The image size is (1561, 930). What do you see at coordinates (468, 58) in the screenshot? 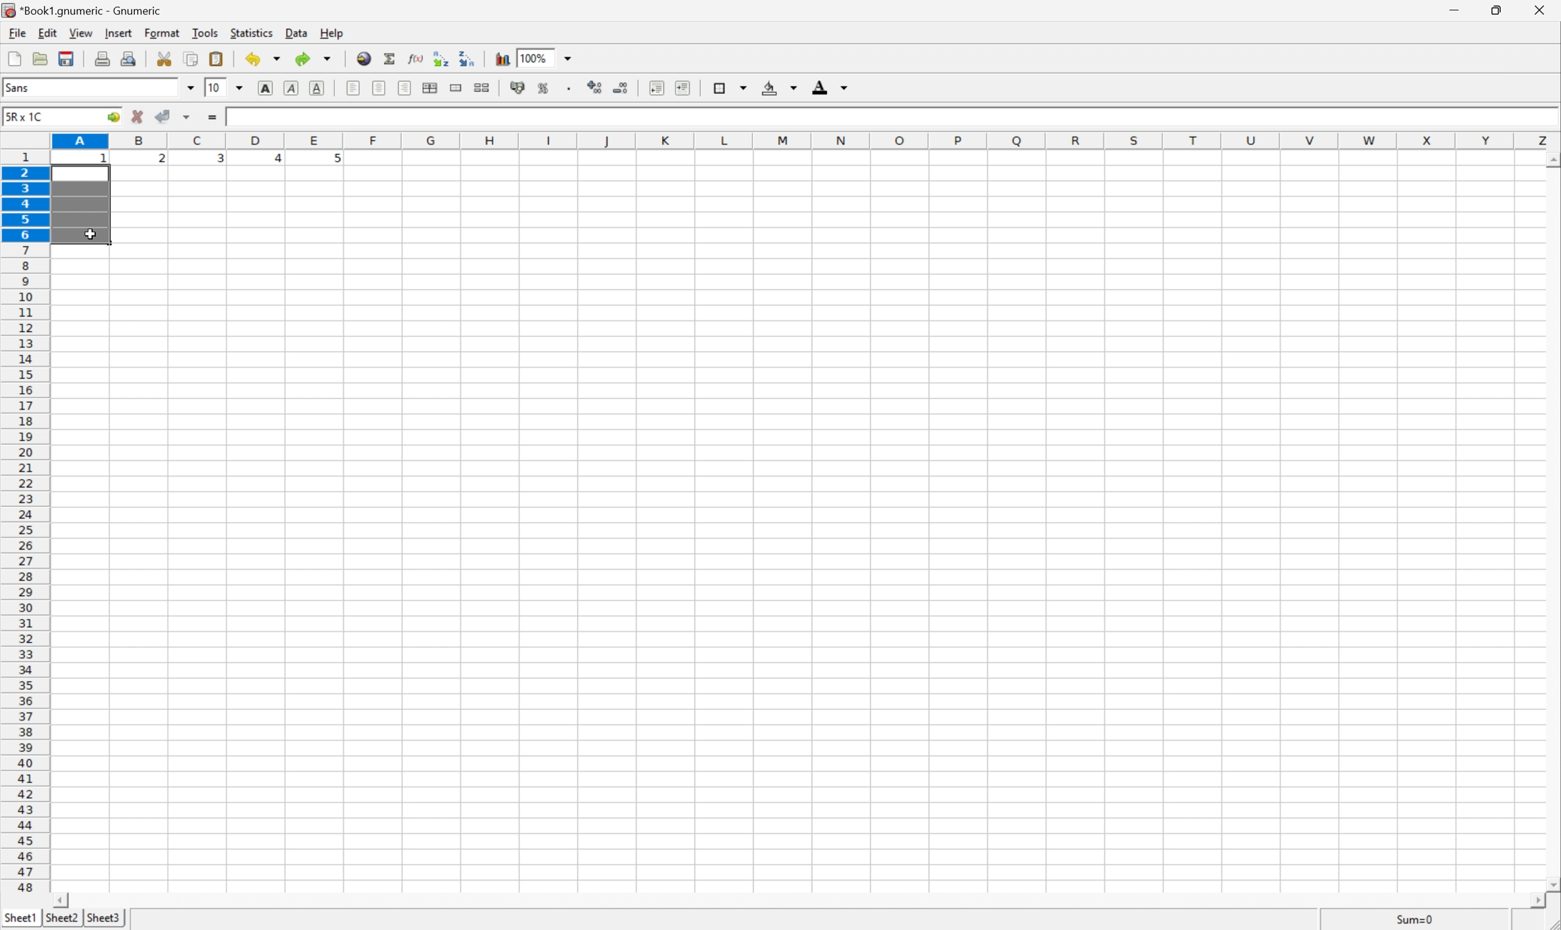
I see `Sort the selected region in descending order based on the first column selected` at bounding box center [468, 58].